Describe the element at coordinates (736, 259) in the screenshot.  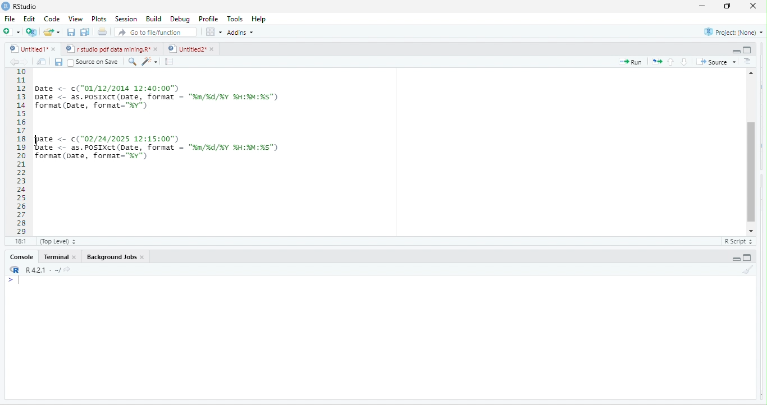
I see `hide r script` at that location.